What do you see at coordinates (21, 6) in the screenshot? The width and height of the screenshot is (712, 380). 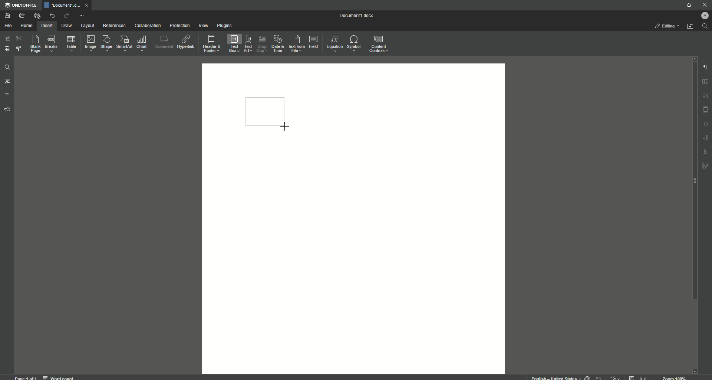 I see `ONLYOFFICE` at bounding box center [21, 6].